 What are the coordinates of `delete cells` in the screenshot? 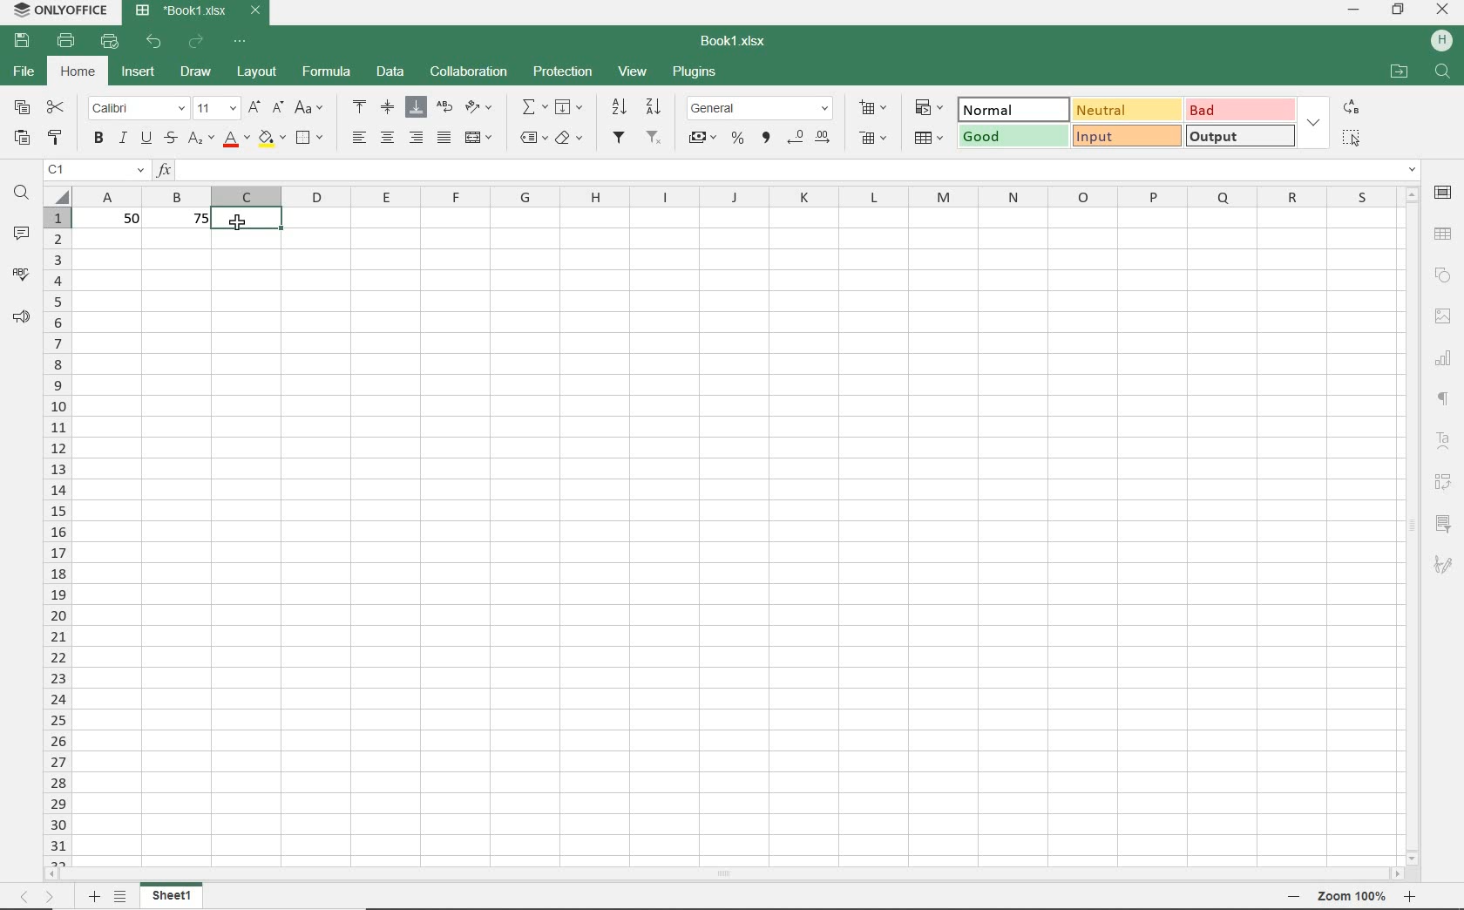 It's located at (929, 139).